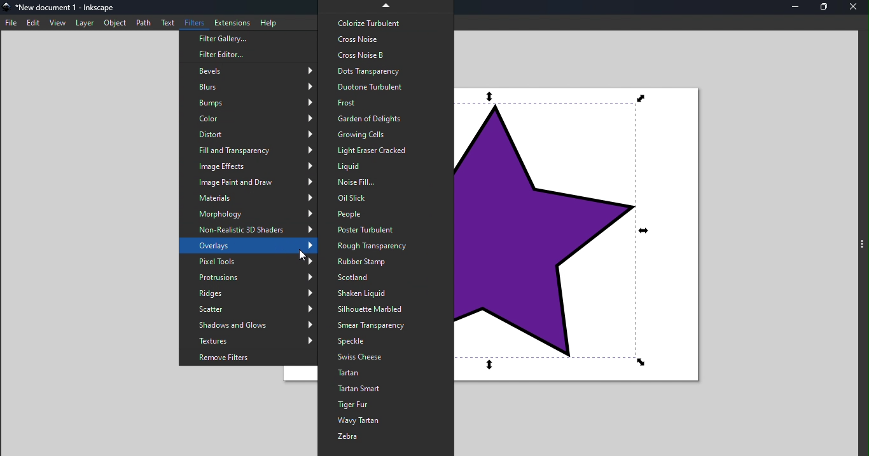 This screenshot has width=869, height=456. What do you see at coordinates (83, 23) in the screenshot?
I see `Layer` at bounding box center [83, 23].